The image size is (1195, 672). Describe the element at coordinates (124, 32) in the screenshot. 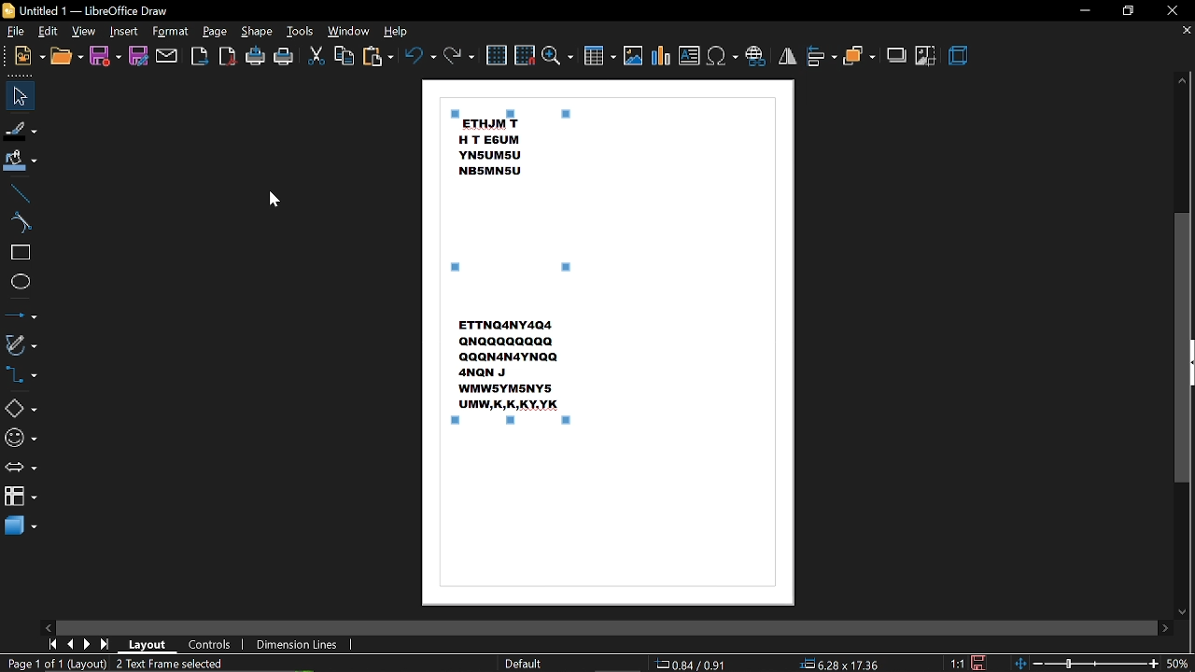

I see `insert` at that location.